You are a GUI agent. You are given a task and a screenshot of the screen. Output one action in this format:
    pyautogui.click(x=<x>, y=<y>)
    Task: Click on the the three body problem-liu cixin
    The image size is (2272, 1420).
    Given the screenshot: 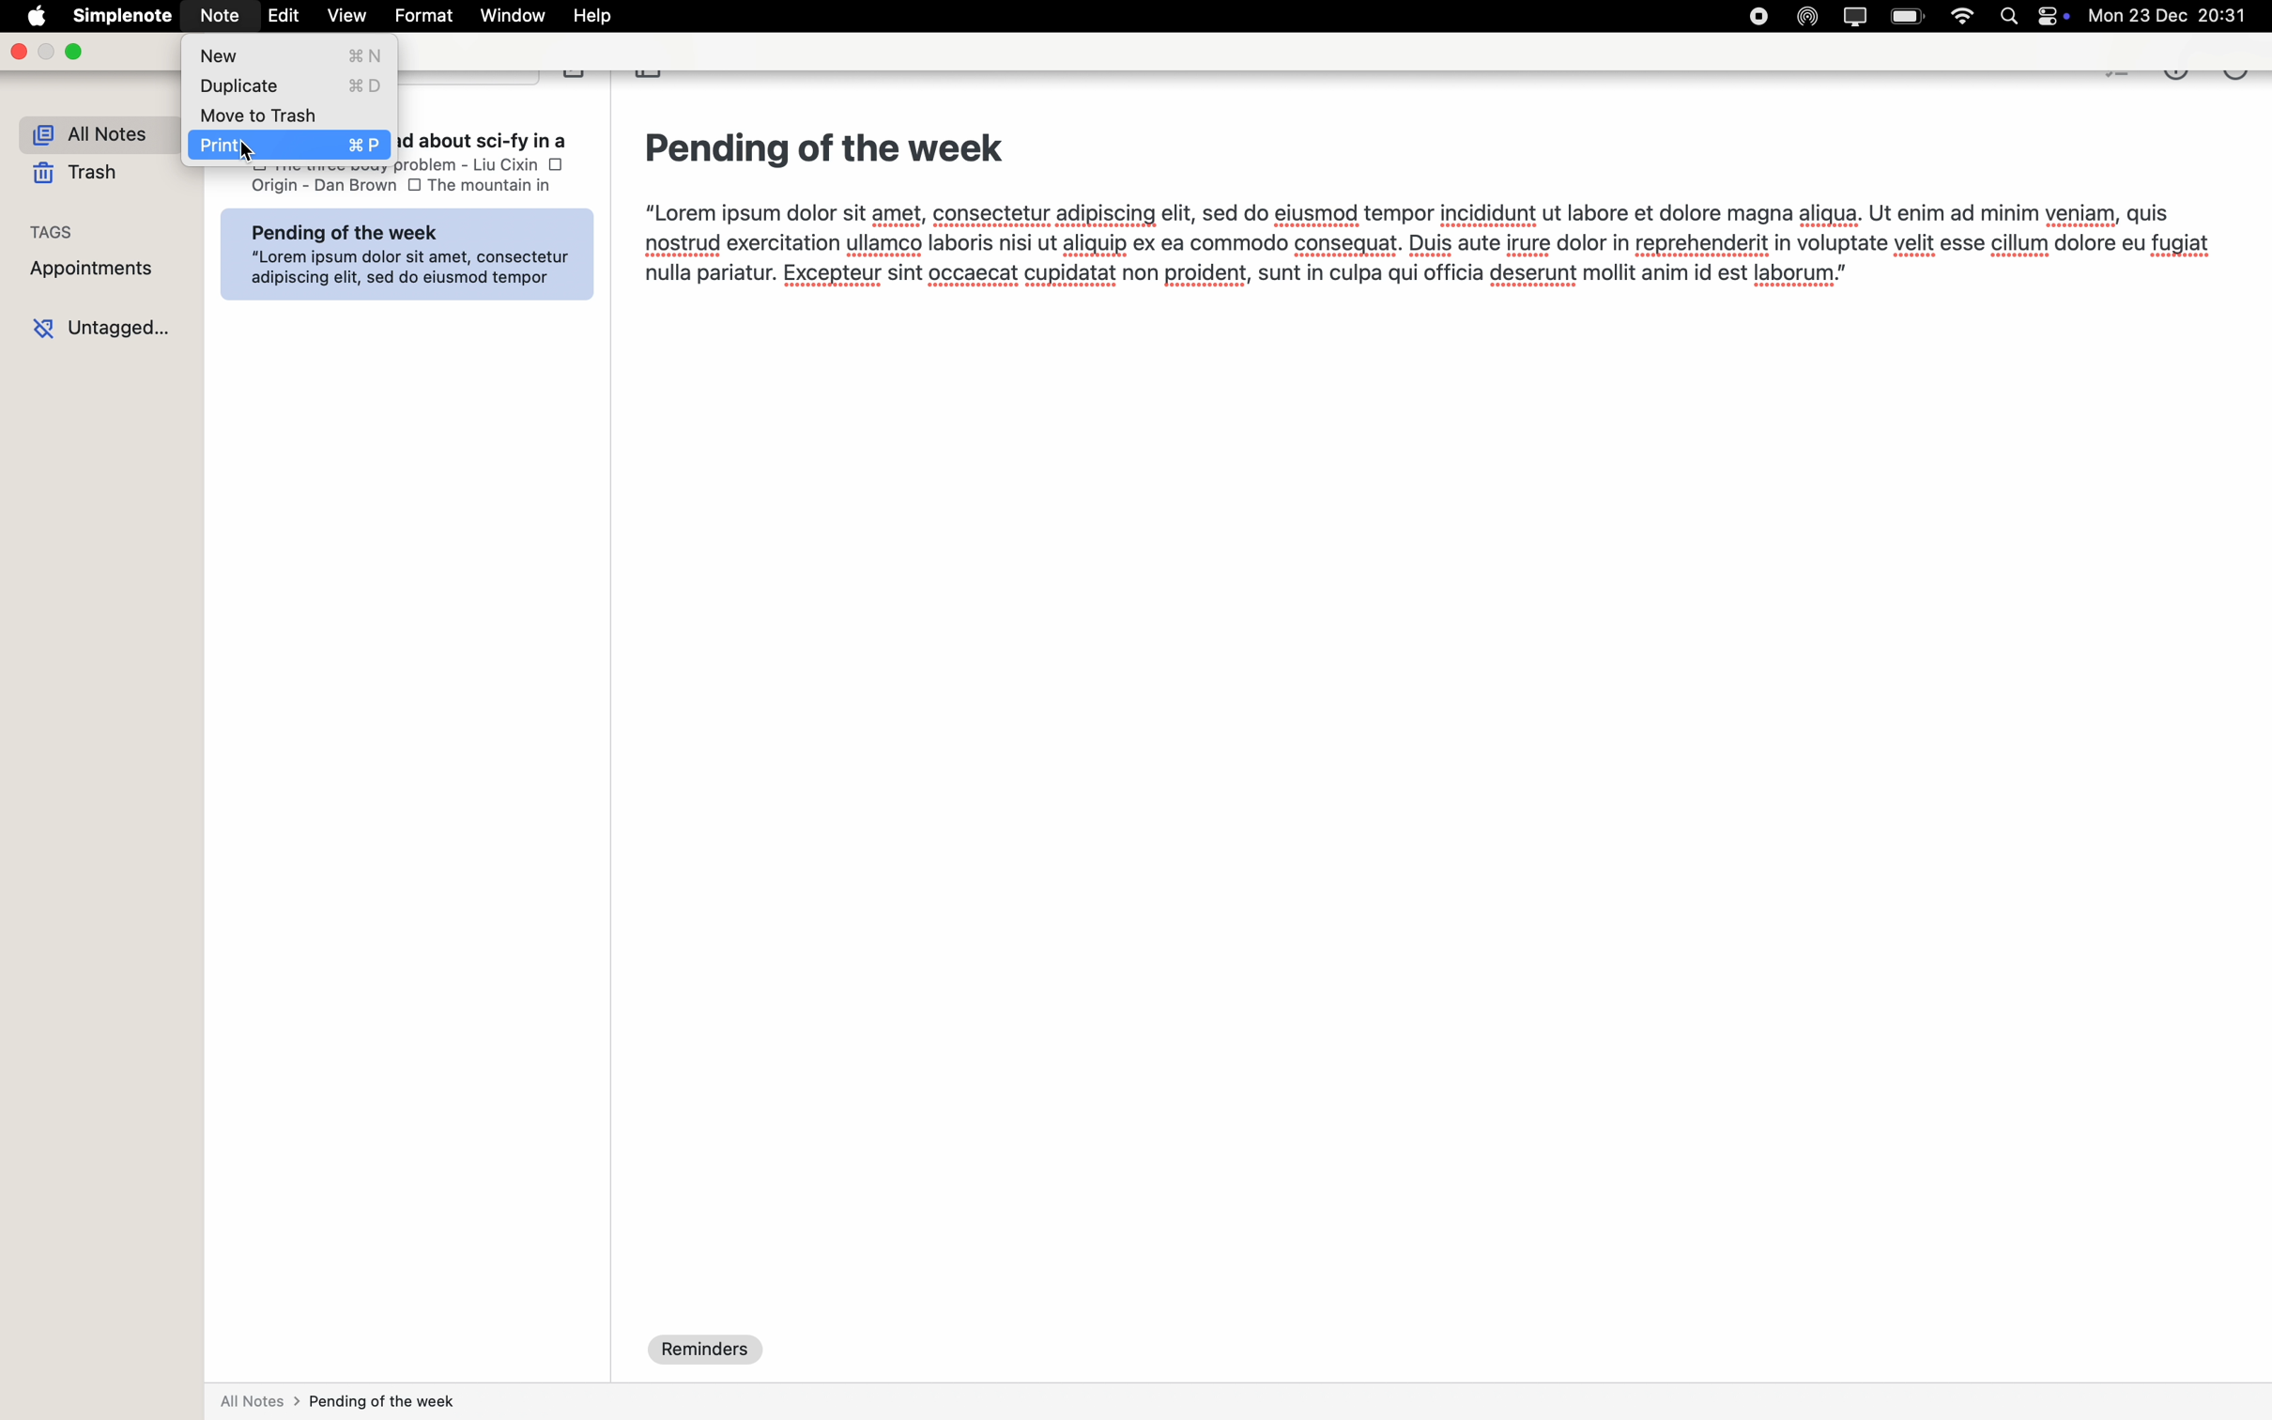 What is the action you would take?
    pyautogui.click(x=473, y=164)
    